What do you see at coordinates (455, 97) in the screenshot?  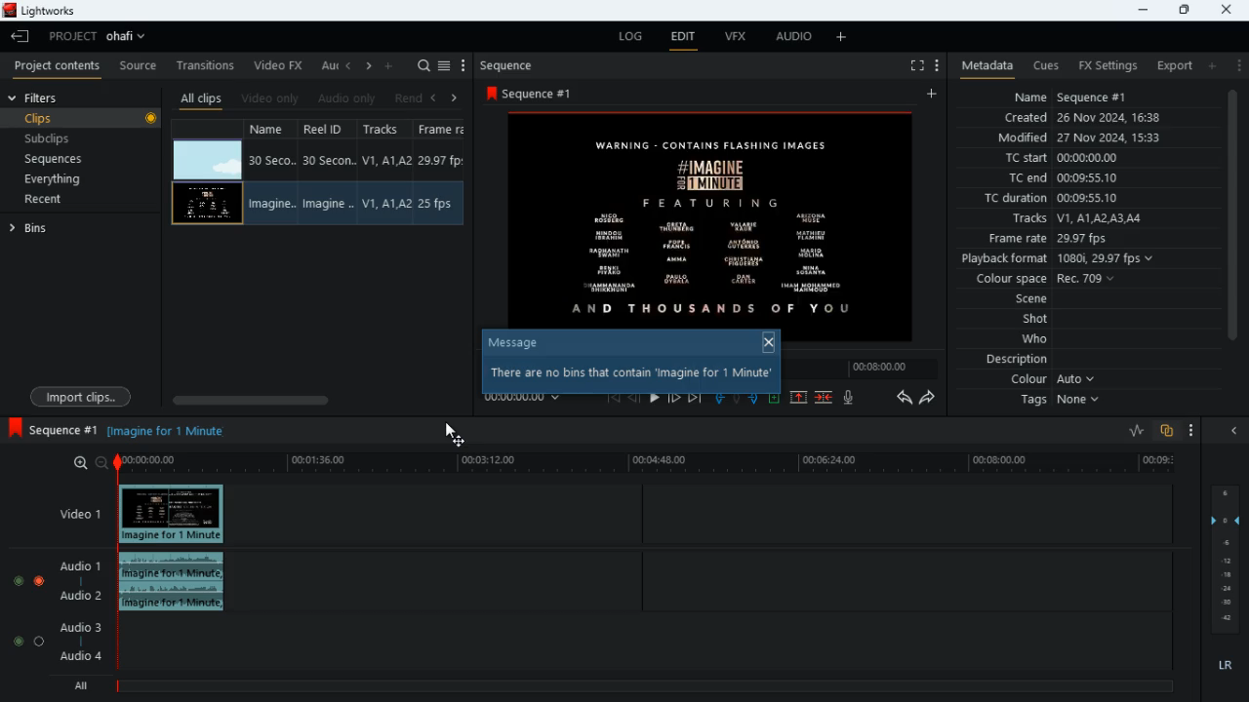 I see `right` at bounding box center [455, 97].